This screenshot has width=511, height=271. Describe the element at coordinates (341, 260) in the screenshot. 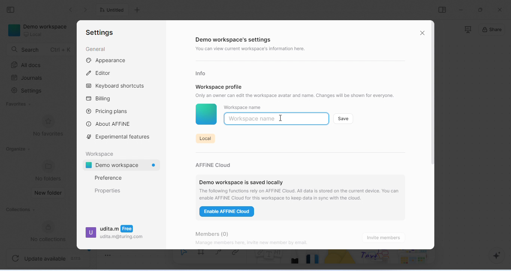

I see `shape` at that location.